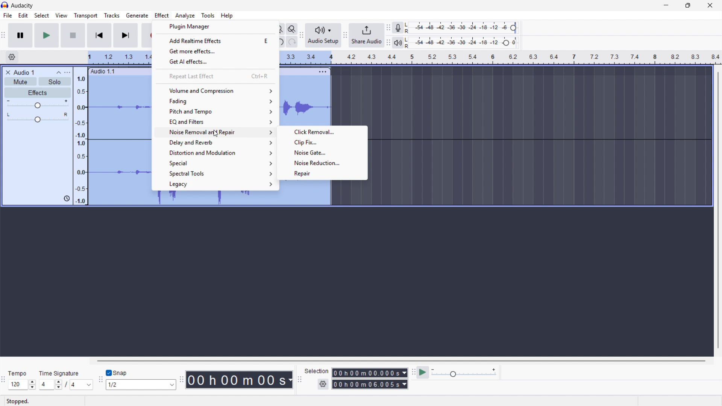  I want to click on redo, so click(291, 42).